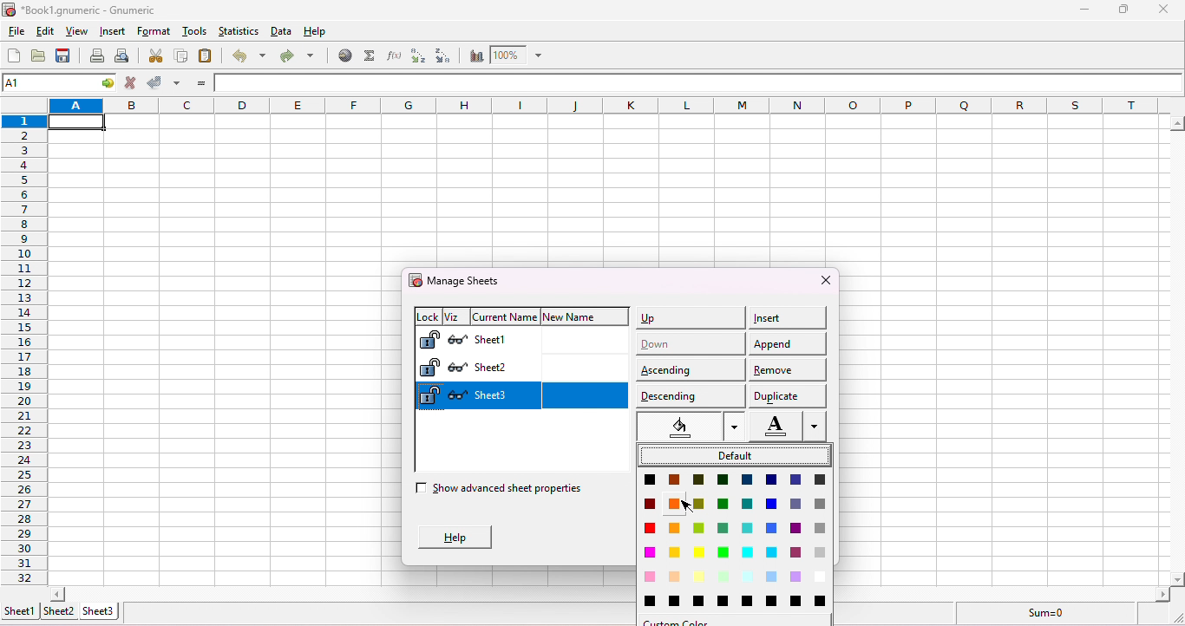 Image resolution: width=1185 pixels, height=626 pixels. I want to click on file, so click(16, 30).